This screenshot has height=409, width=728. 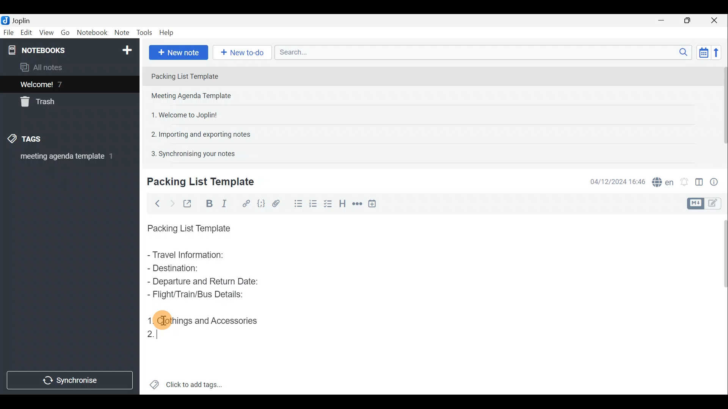 What do you see at coordinates (66, 33) in the screenshot?
I see `Go` at bounding box center [66, 33].